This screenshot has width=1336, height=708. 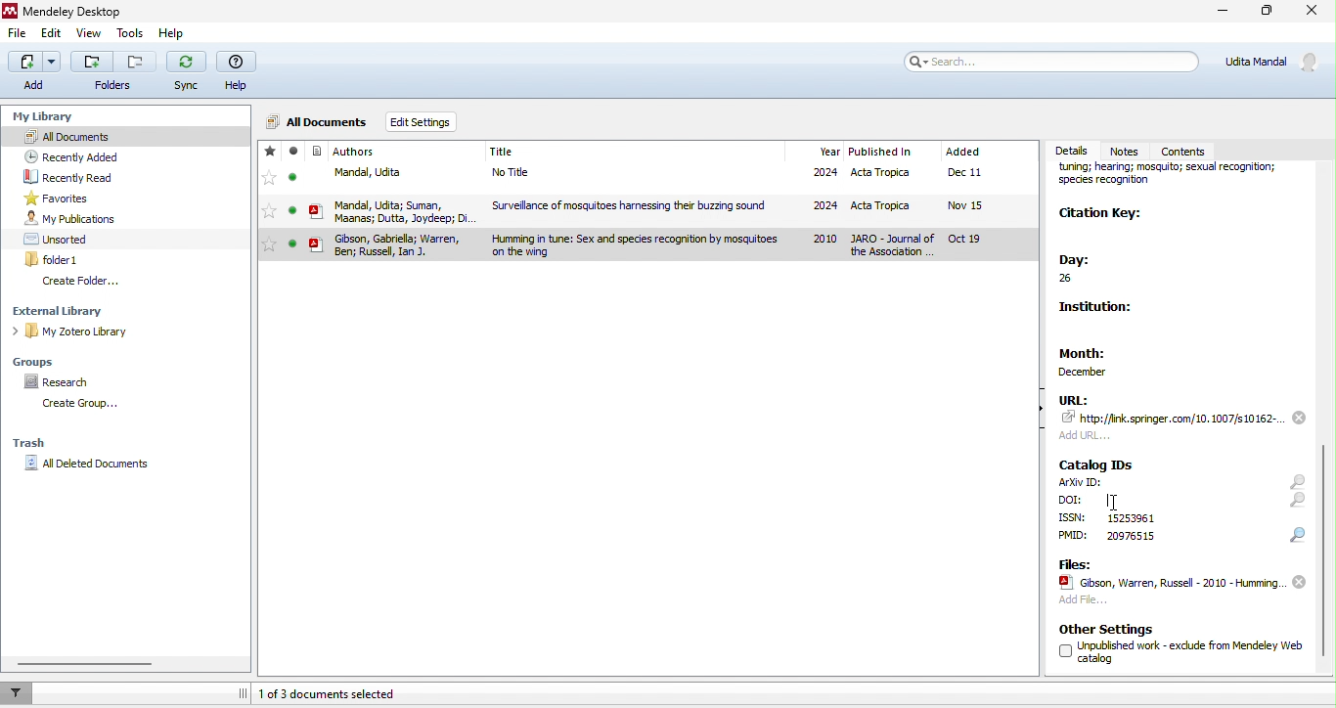 What do you see at coordinates (1299, 417) in the screenshot?
I see `remove` at bounding box center [1299, 417].